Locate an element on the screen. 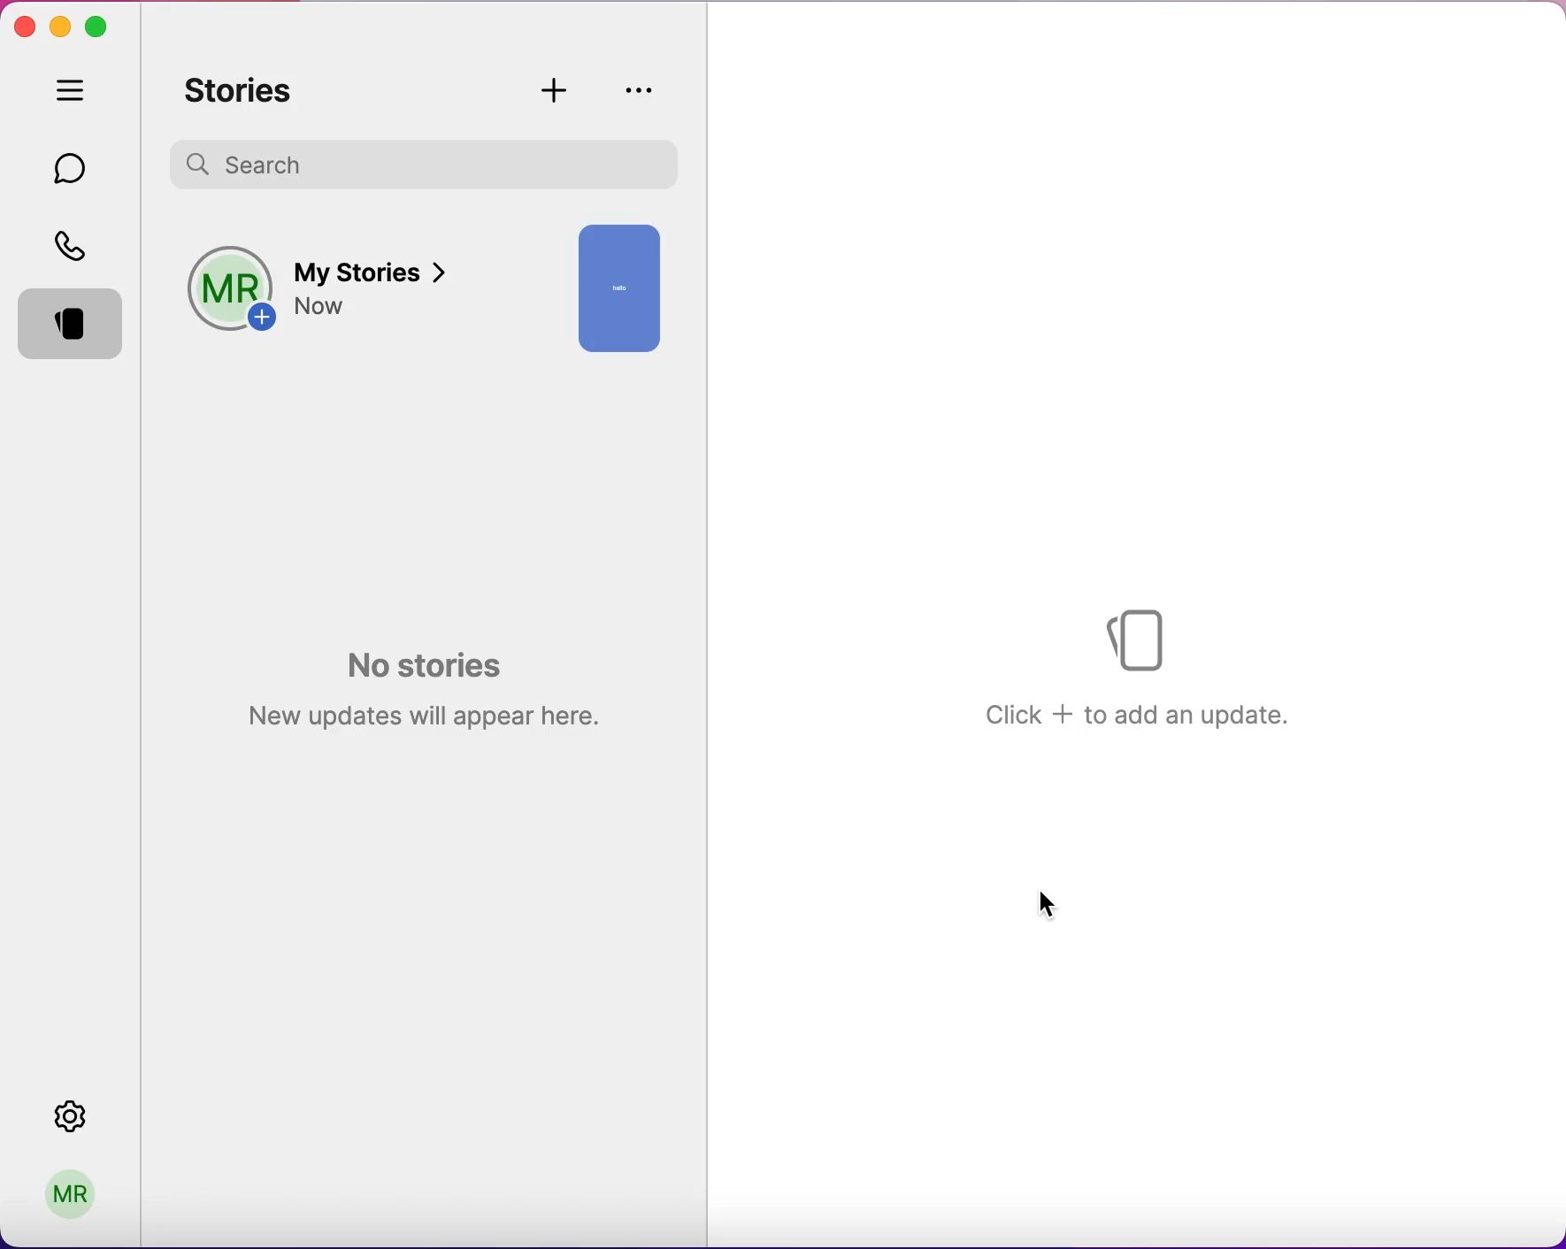  profile picture is located at coordinates (228, 287).